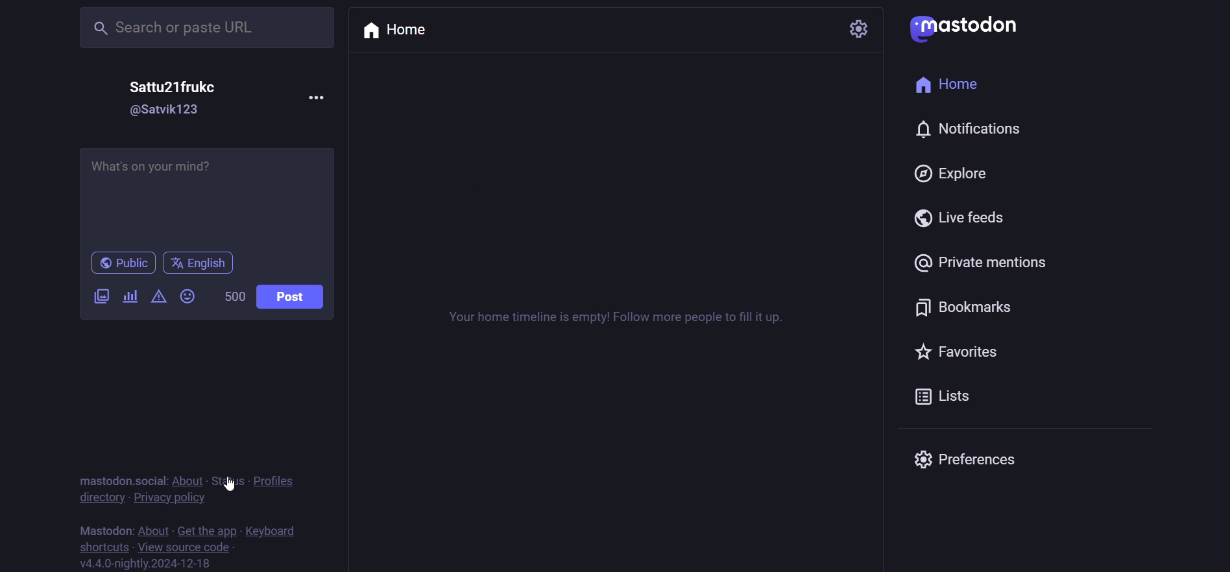 This screenshot has width=1230, height=572. Describe the element at coordinates (121, 477) in the screenshot. I see `mastodon social` at that location.